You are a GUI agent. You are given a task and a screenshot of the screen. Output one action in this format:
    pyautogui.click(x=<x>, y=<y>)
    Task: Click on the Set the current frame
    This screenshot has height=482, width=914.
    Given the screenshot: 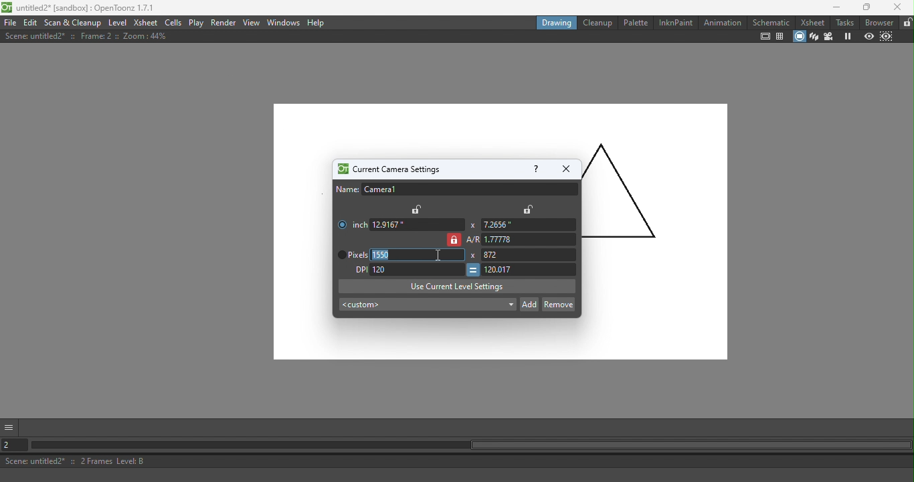 What is the action you would take?
    pyautogui.click(x=15, y=444)
    